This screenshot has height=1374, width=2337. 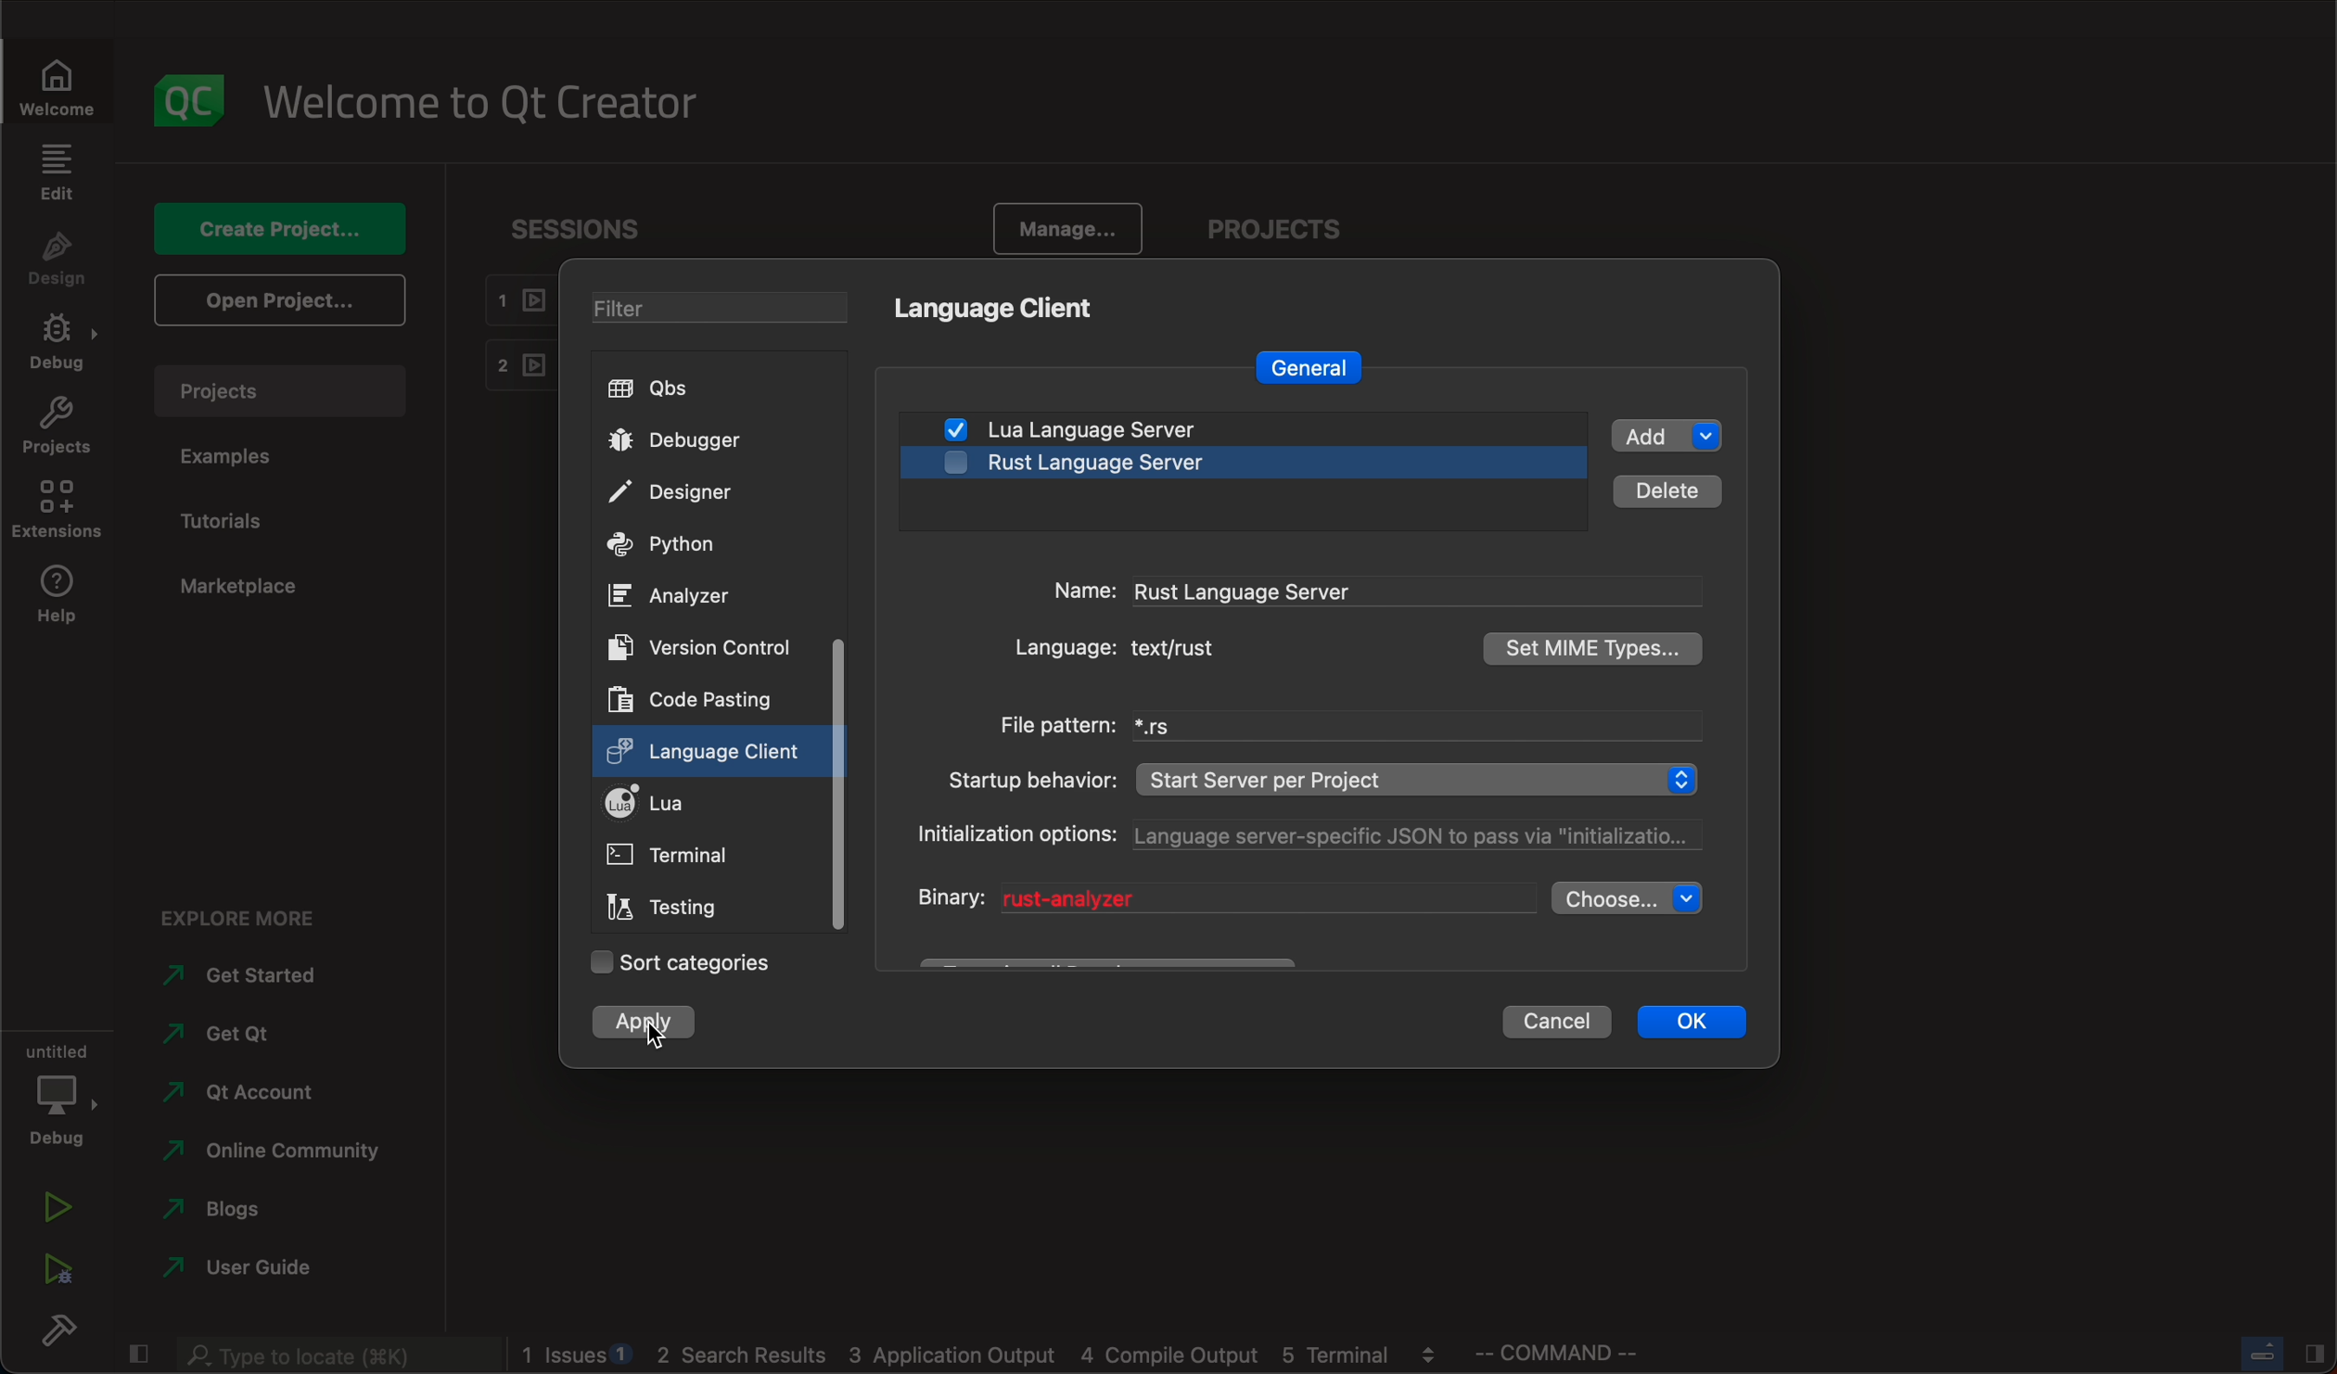 What do you see at coordinates (674, 544) in the screenshot?
I see `python` at bounding box center [674, 544].